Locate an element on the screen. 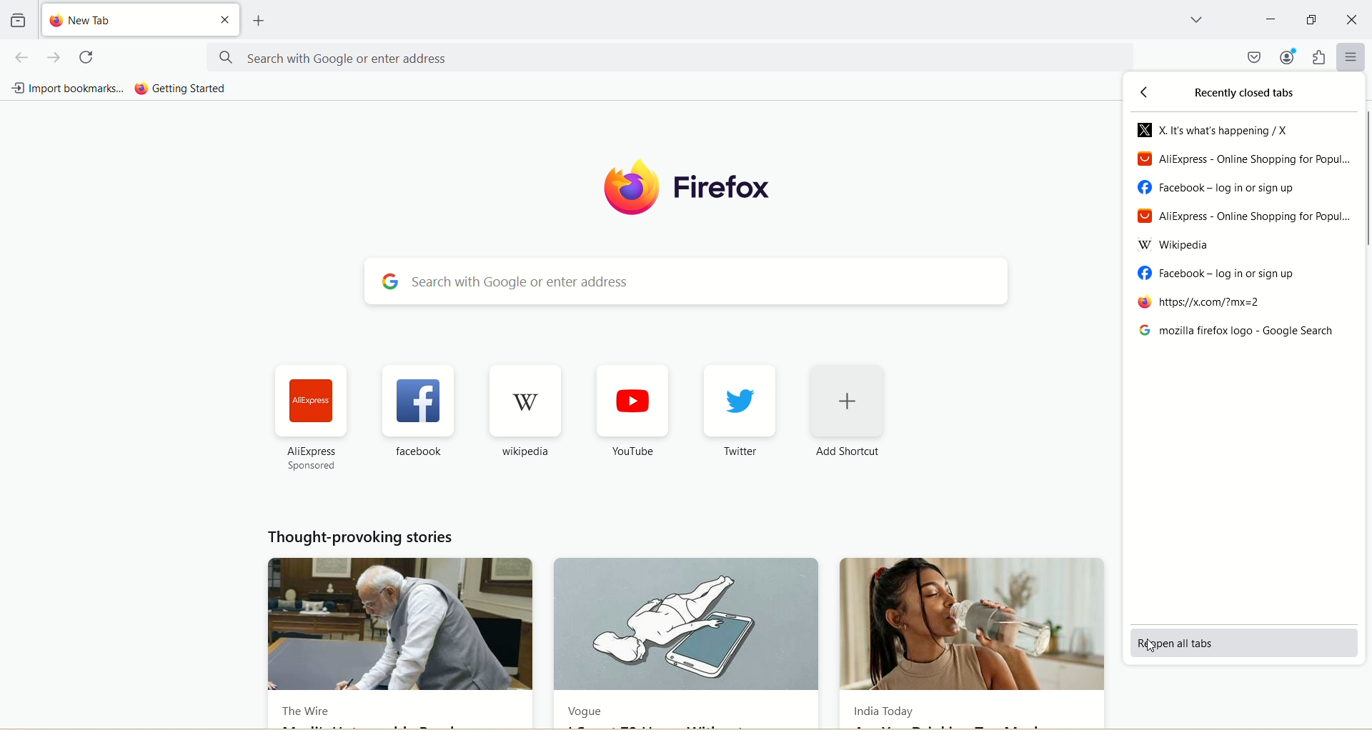  Twitter is located at coordinates (739, 451).